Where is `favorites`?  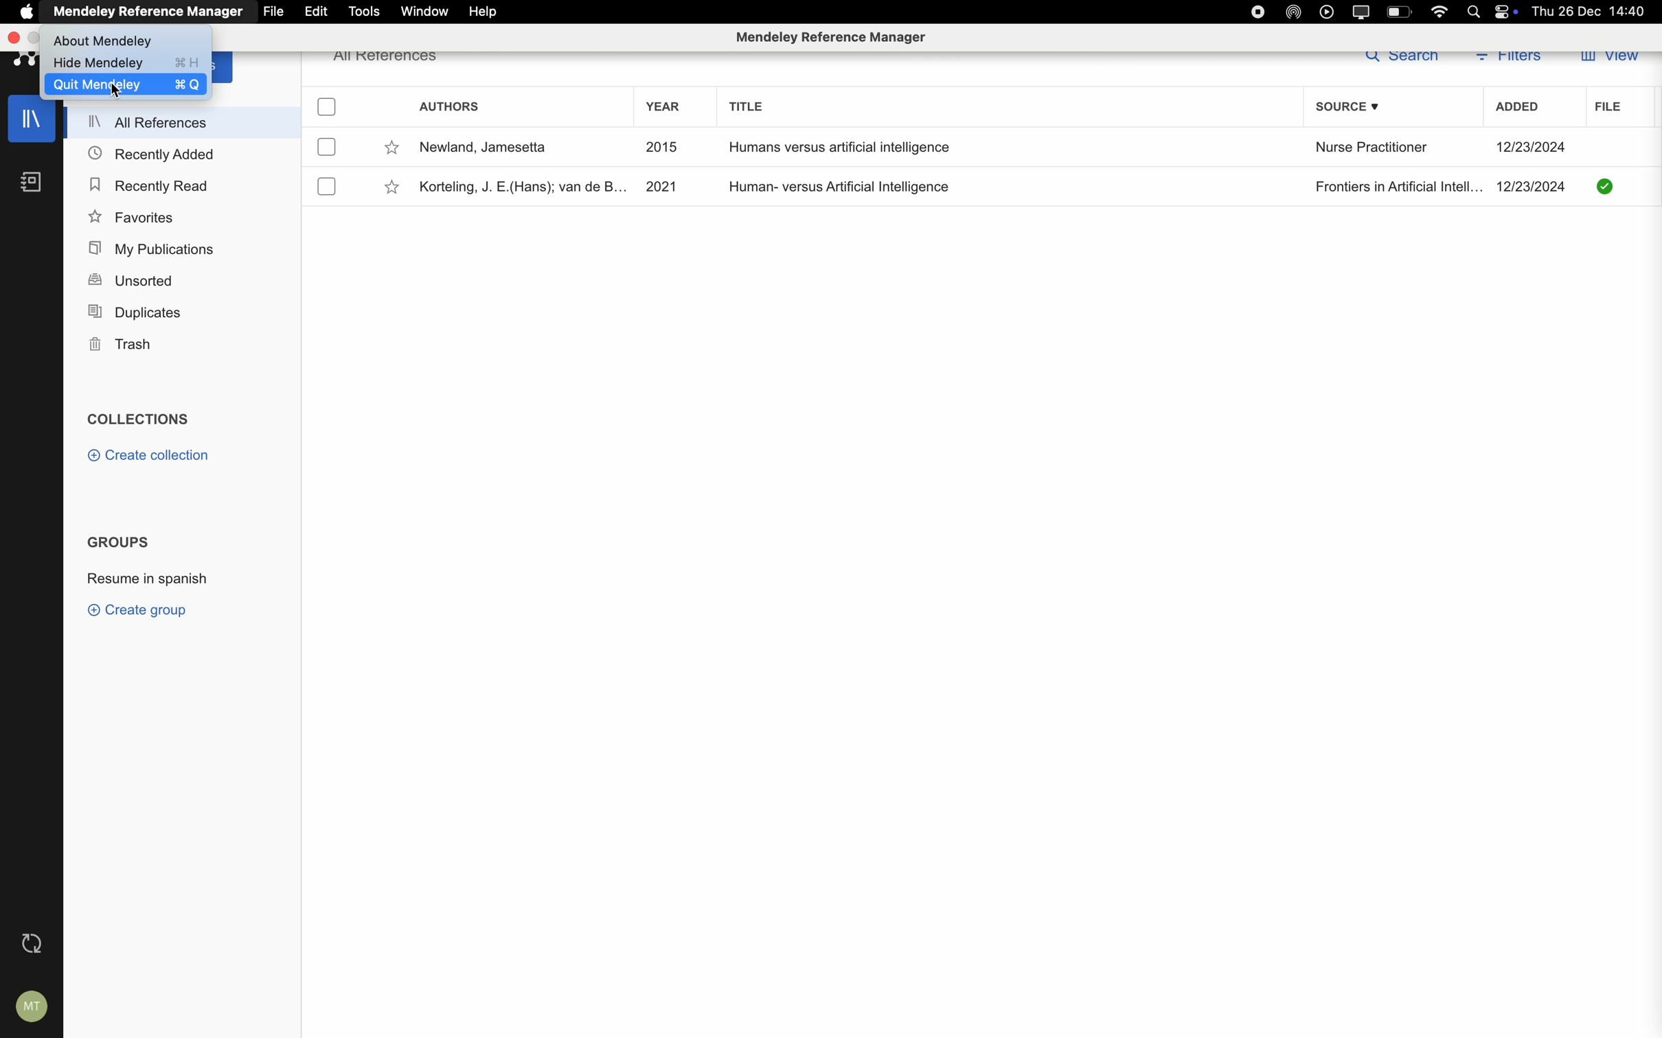 favorites is located at coordinates (131, 218).